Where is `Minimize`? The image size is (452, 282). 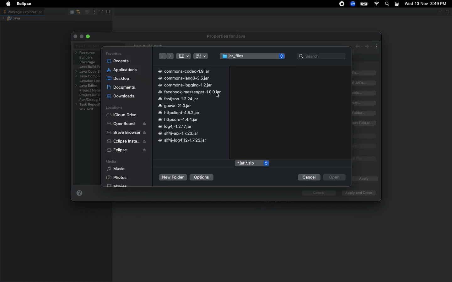
Minimize is located at coordinates (100, 12).